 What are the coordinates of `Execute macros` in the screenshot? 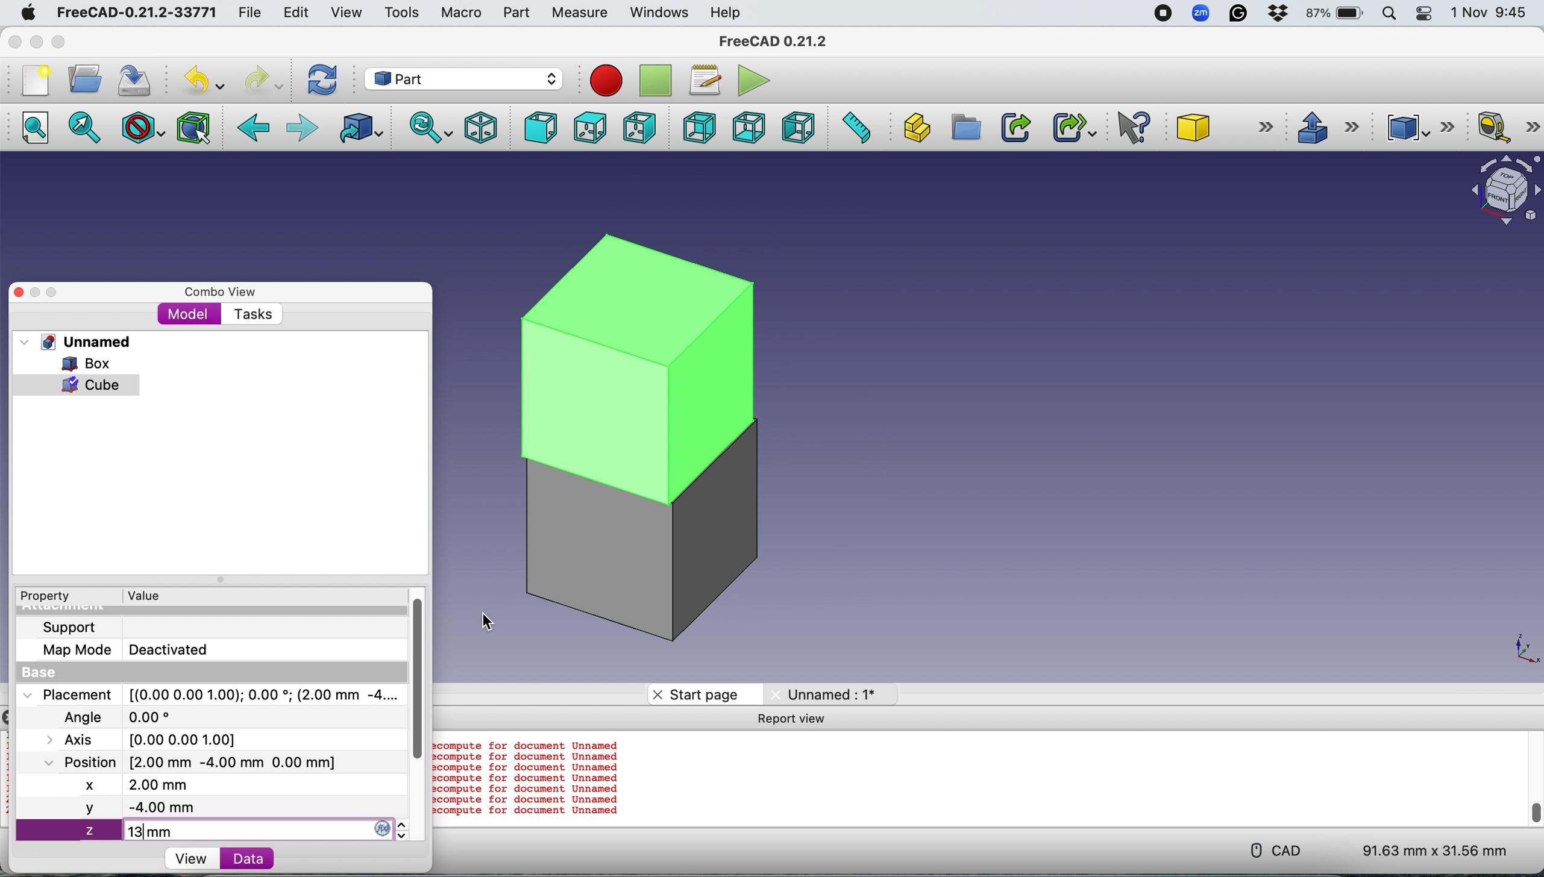 It's located at (757, 79).